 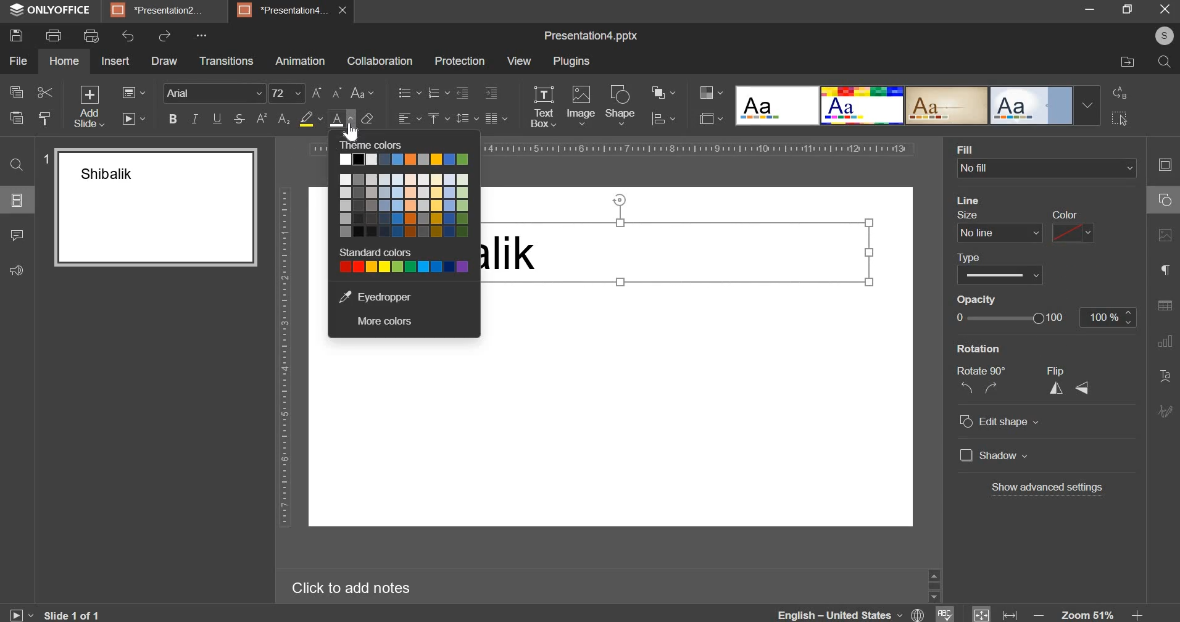 I want to click on vertical scale, so click(x=285, y=357).